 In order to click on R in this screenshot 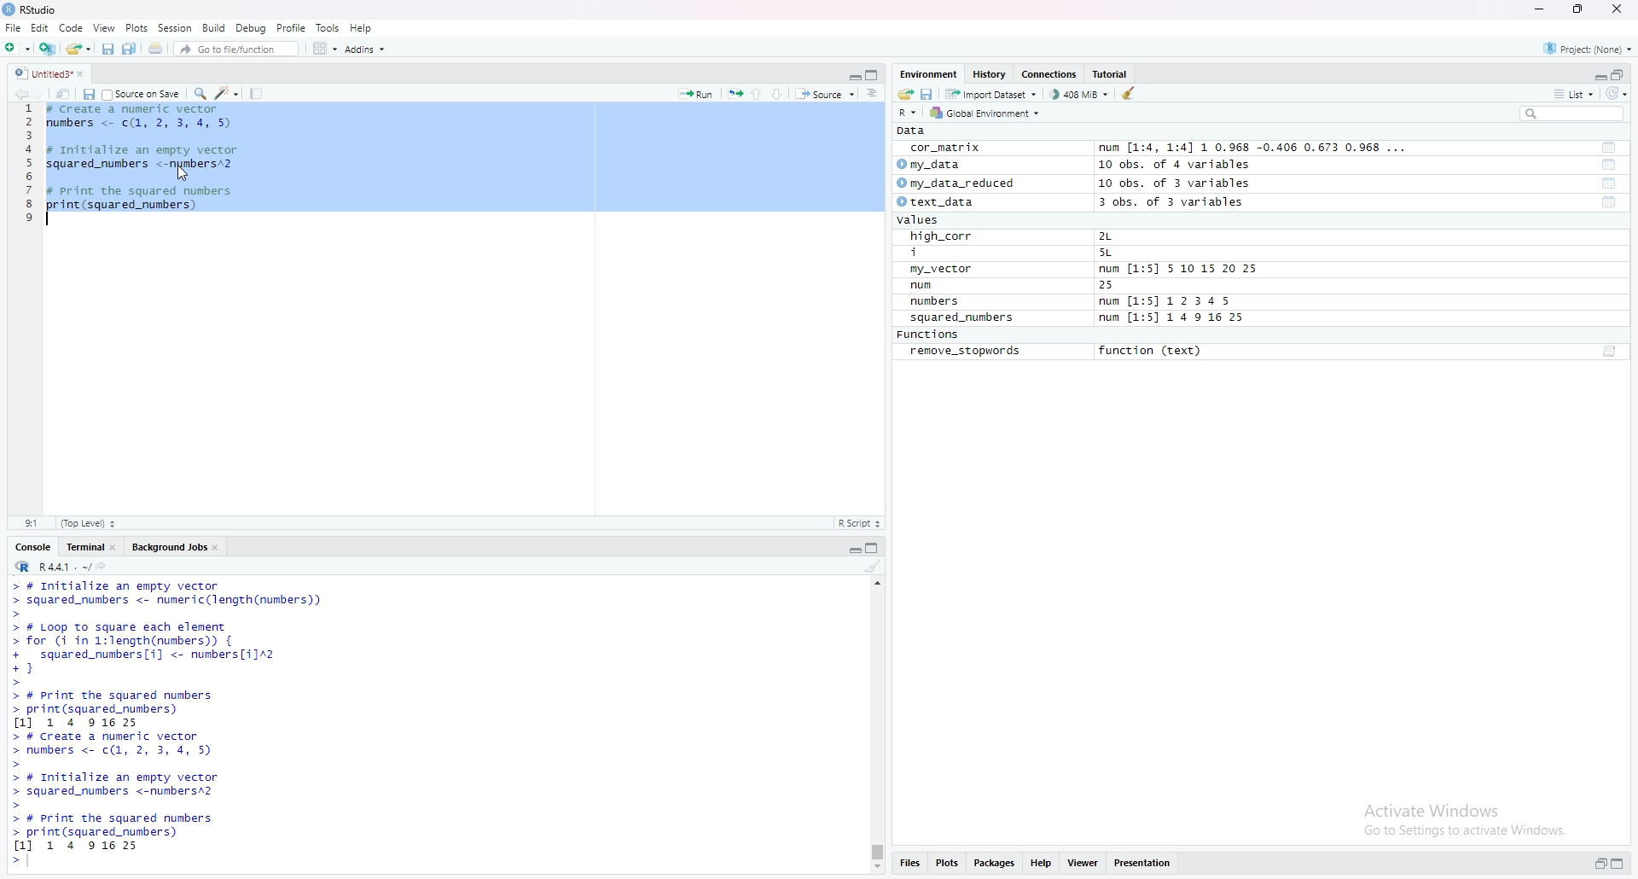, I will do `click(909, 112)`.